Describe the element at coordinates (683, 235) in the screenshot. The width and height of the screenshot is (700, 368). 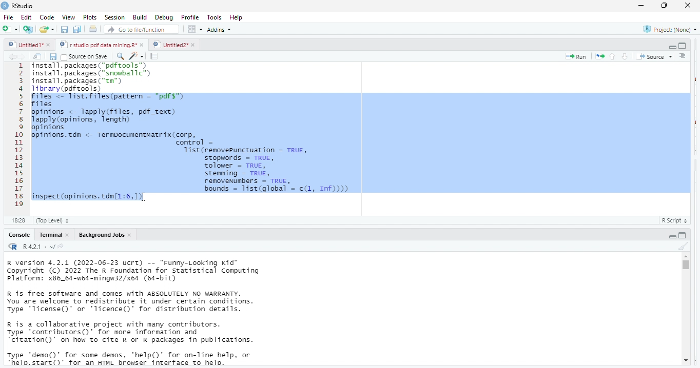
I see `hide console` at that location.